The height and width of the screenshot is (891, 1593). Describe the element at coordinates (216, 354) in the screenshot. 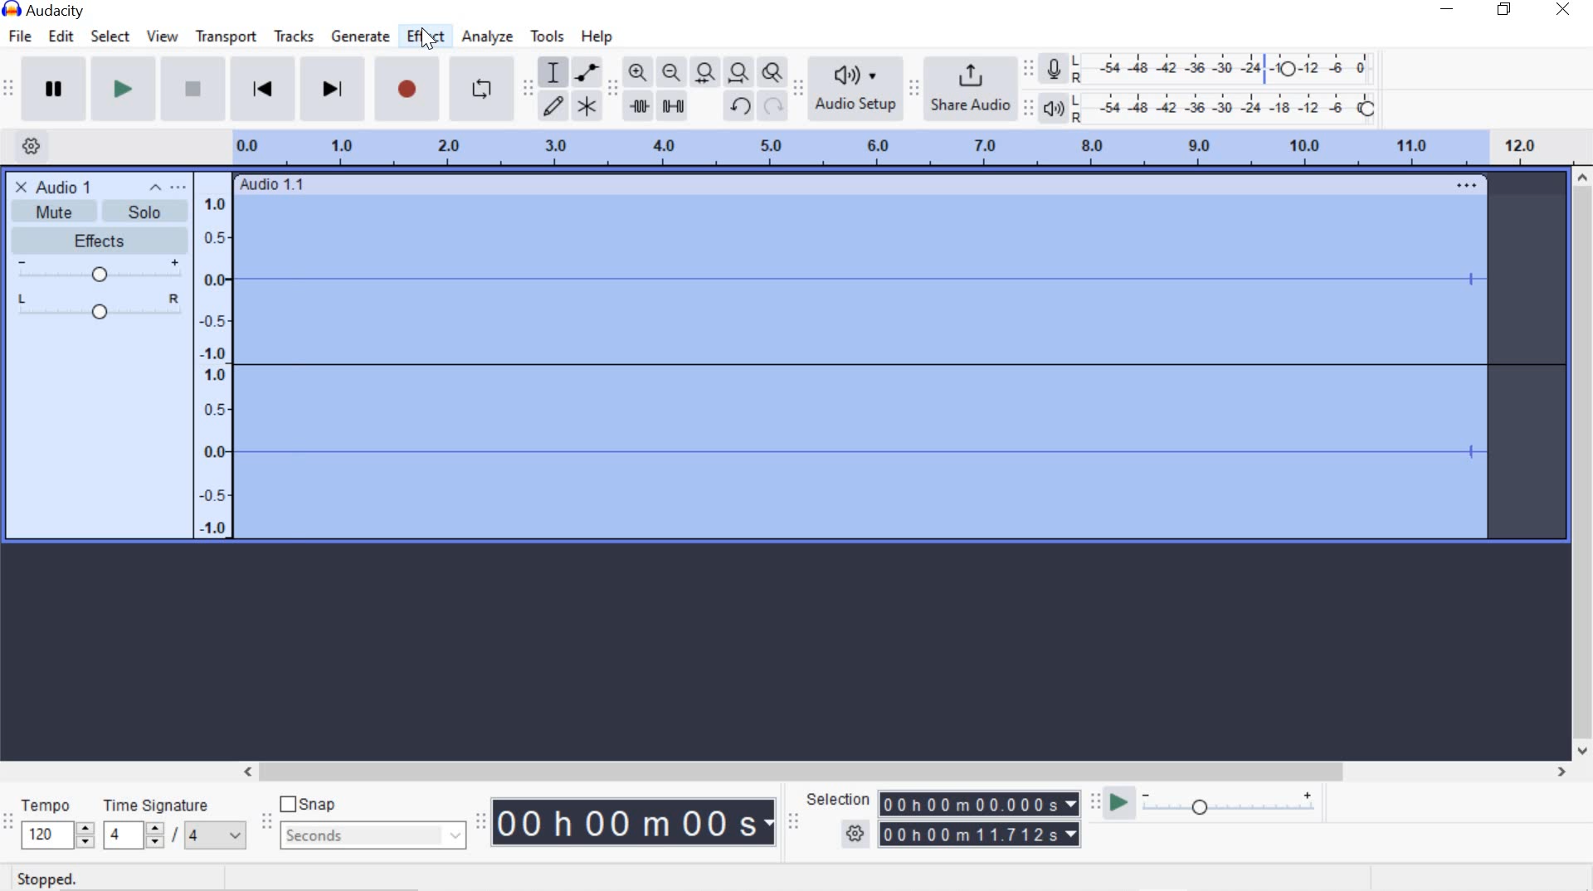

I see `Menu` at that location.